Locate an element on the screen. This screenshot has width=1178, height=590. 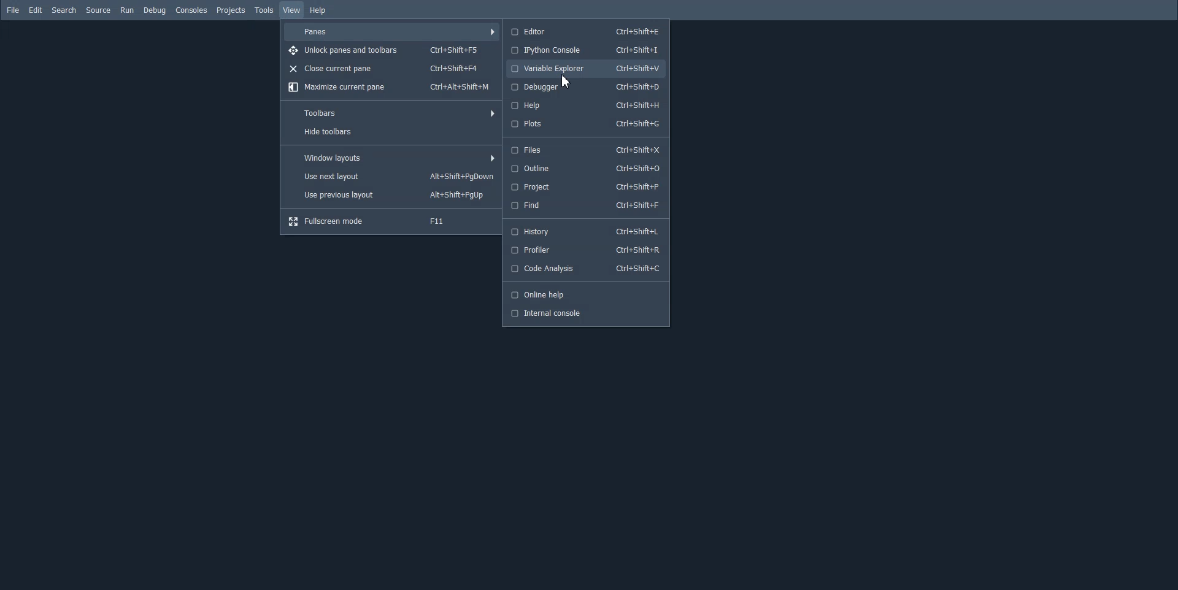
Ipython Console is located at coordinates (584, 50).